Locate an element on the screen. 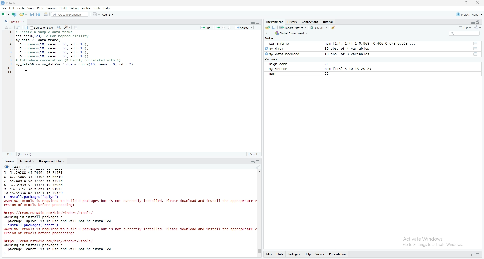 This screenshot has width=484, height=259. forward is located at coordinates (13, 28).